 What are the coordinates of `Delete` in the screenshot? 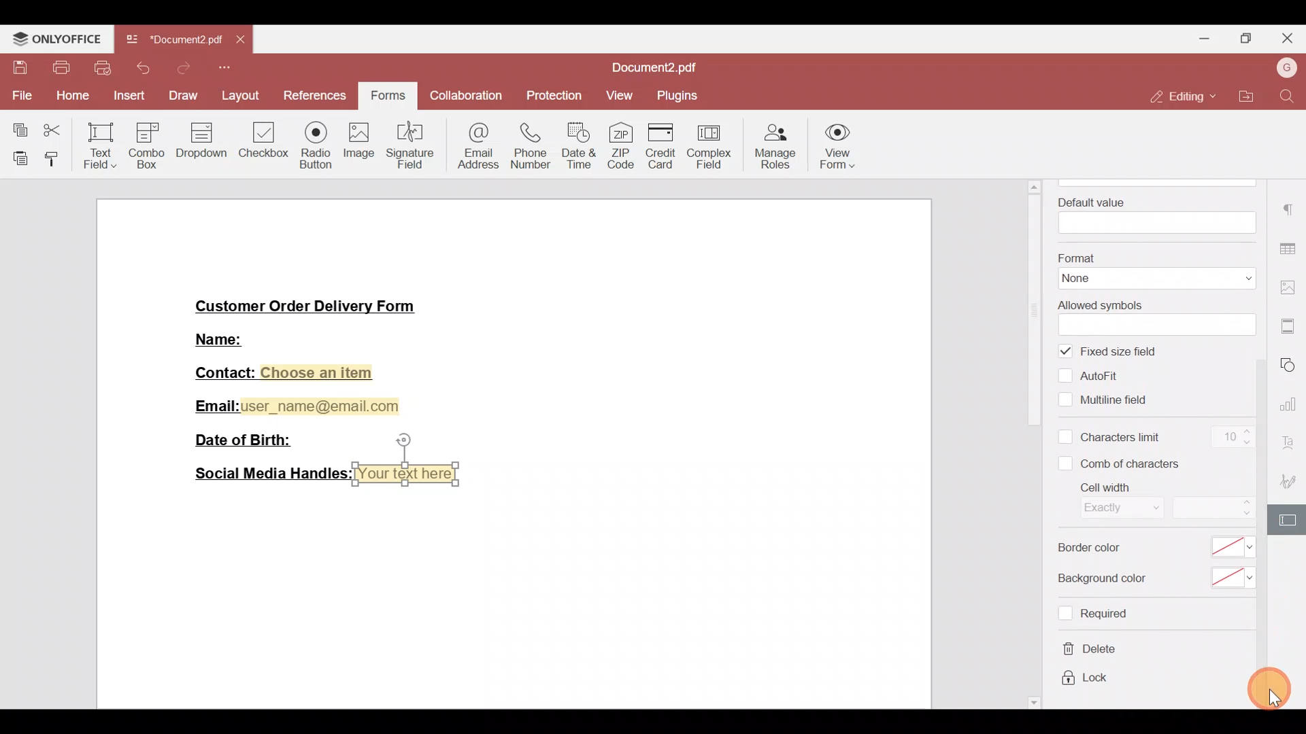 It's located at (1086, 652).